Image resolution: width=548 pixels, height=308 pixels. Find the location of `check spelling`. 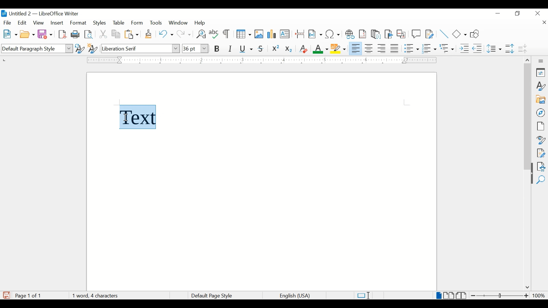

check spelling is located at coordinates (214, 34).